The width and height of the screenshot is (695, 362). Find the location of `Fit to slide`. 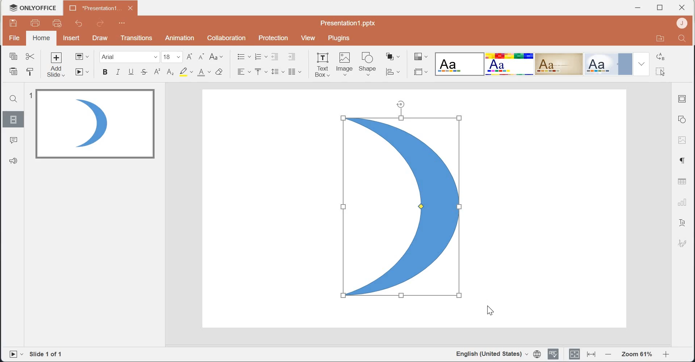

Fit to slide is located at coordinates (574, 355).